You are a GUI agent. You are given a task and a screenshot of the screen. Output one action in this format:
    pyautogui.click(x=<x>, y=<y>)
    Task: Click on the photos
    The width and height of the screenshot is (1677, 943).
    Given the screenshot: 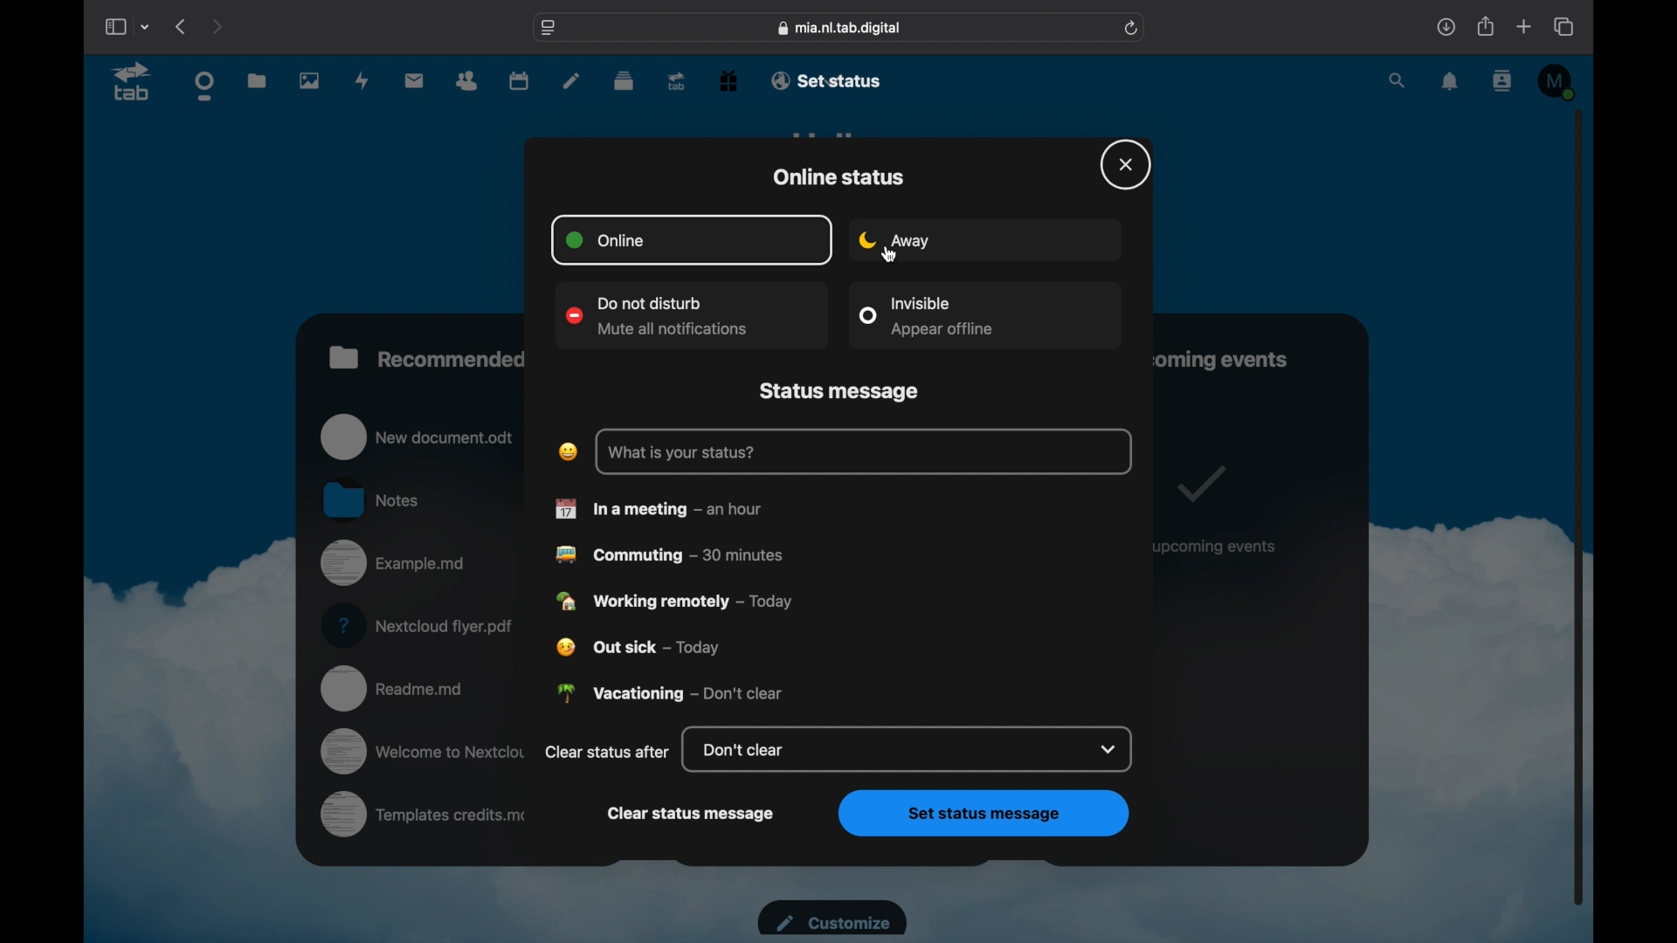 What is the action you would take?
    pyautogui.click(x=309, y=80)
    